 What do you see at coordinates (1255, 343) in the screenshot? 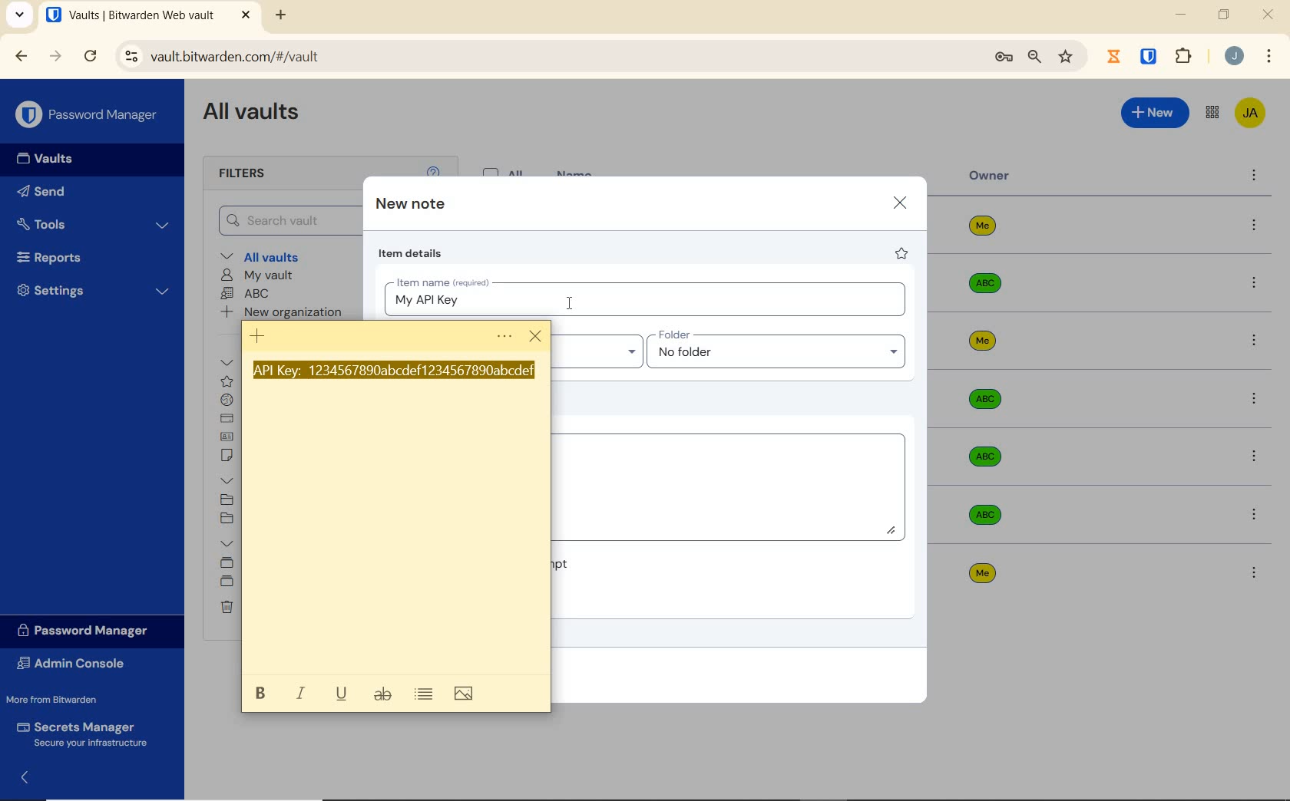
I see `more options` at bounding box center [1255, 343].